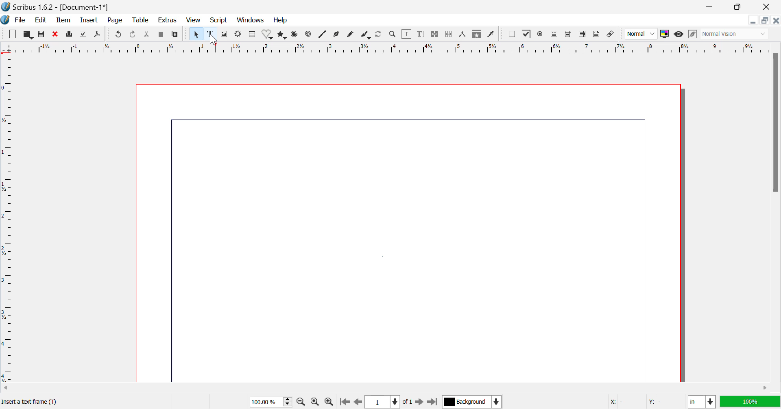 This screenshot has width=781, height=409. What do you see at coordinates (736, 35) in the screenshot?
I see `Normal Vision` at bounding box center [736, 35].